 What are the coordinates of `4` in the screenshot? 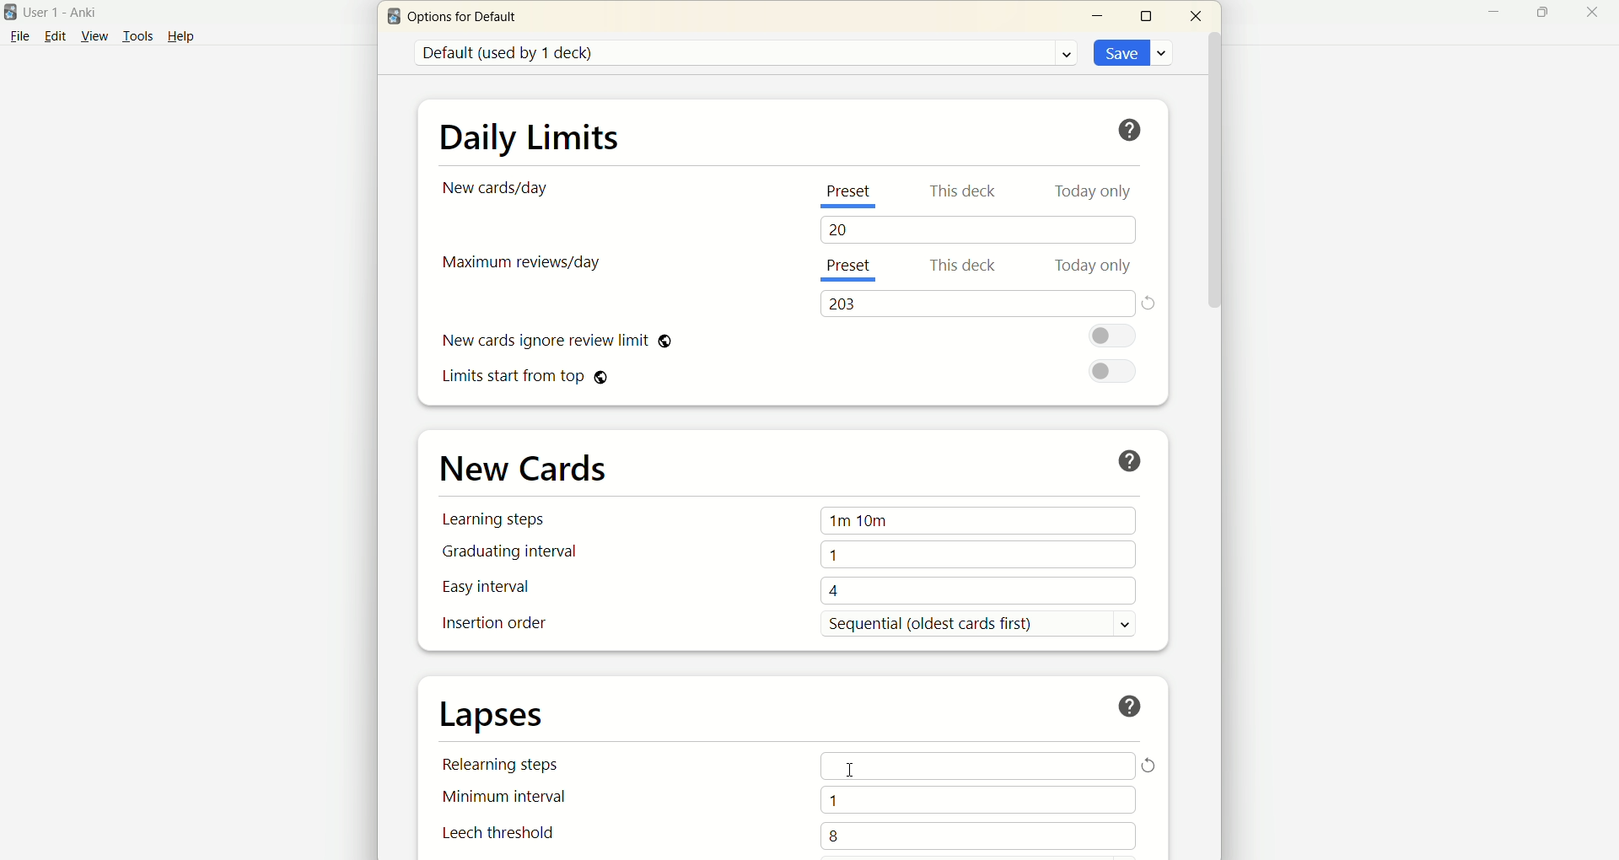 It's located at (980, 589).